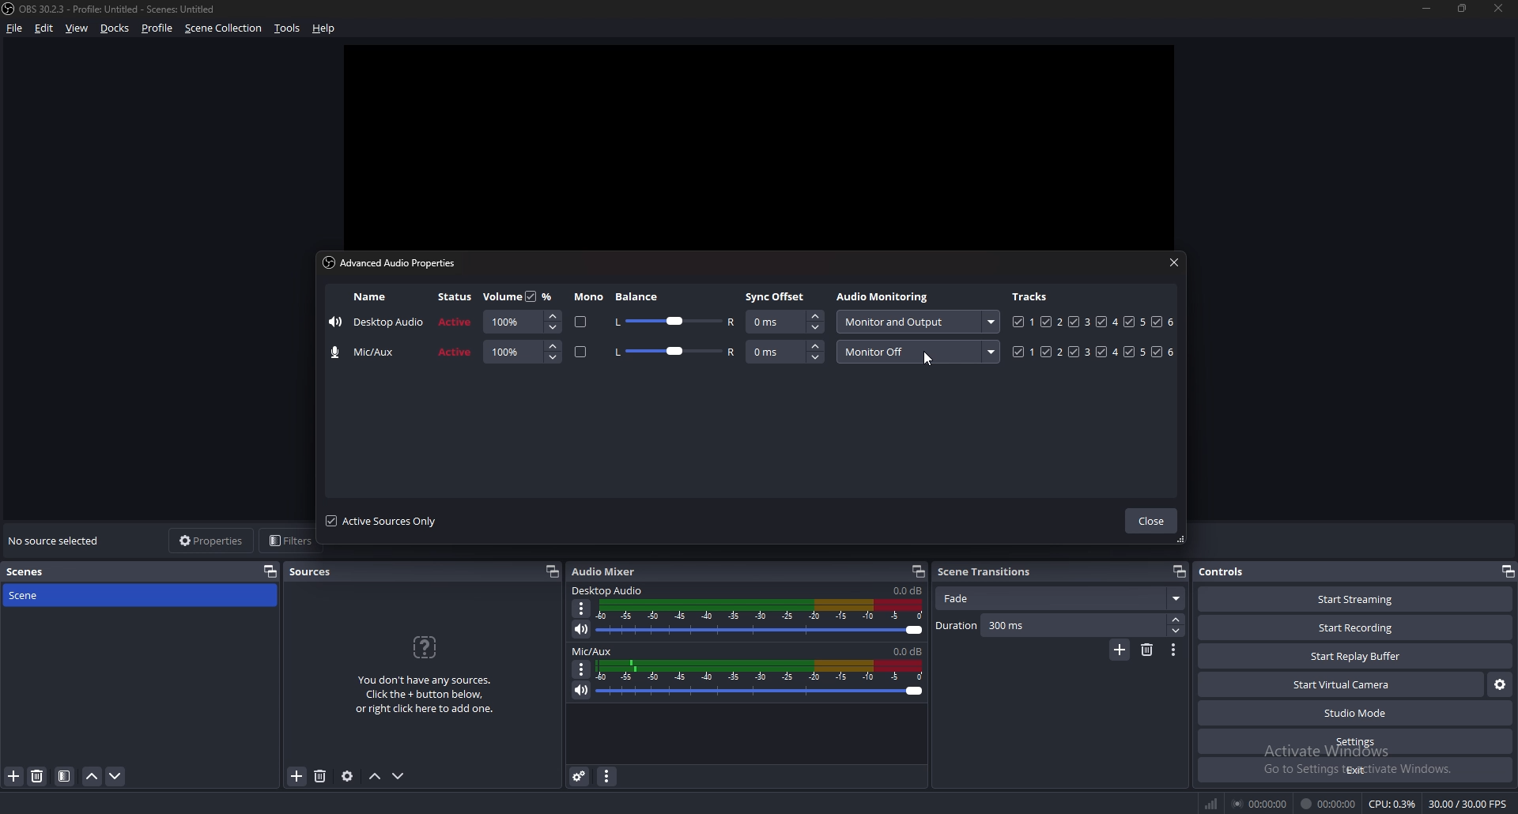 The height and width of the screenshot is (814, 1518). Describe the element at coordinates (289, 28) in the screenshot. I see `tools` at that location.